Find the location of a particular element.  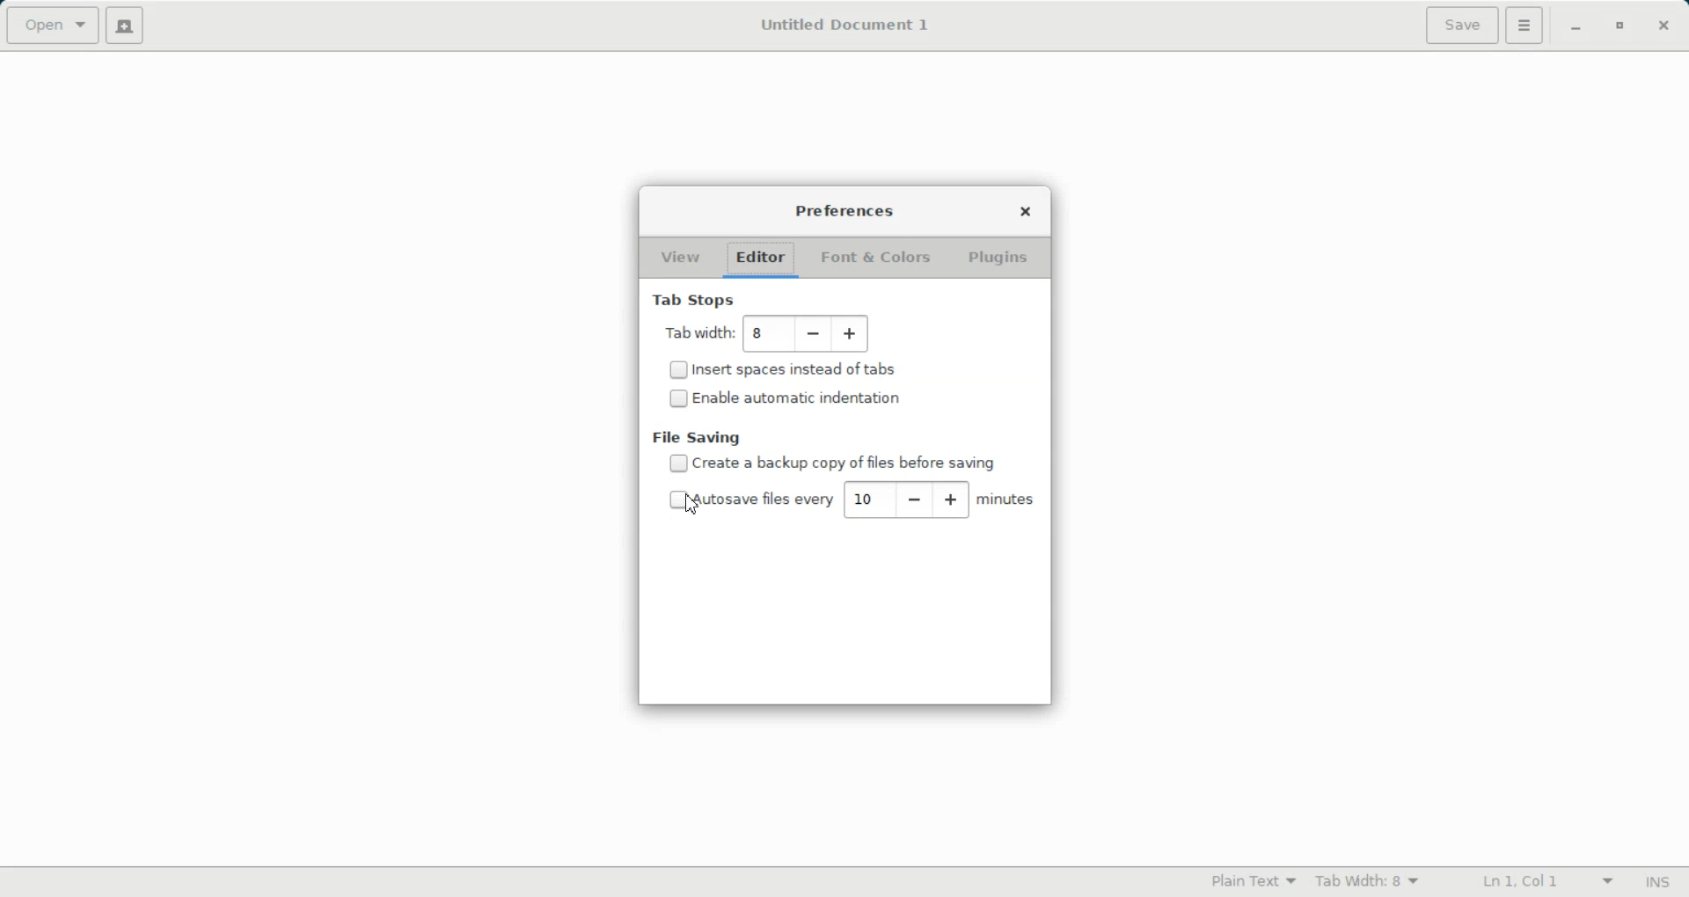

settings is located at coordinates (1524, 26).